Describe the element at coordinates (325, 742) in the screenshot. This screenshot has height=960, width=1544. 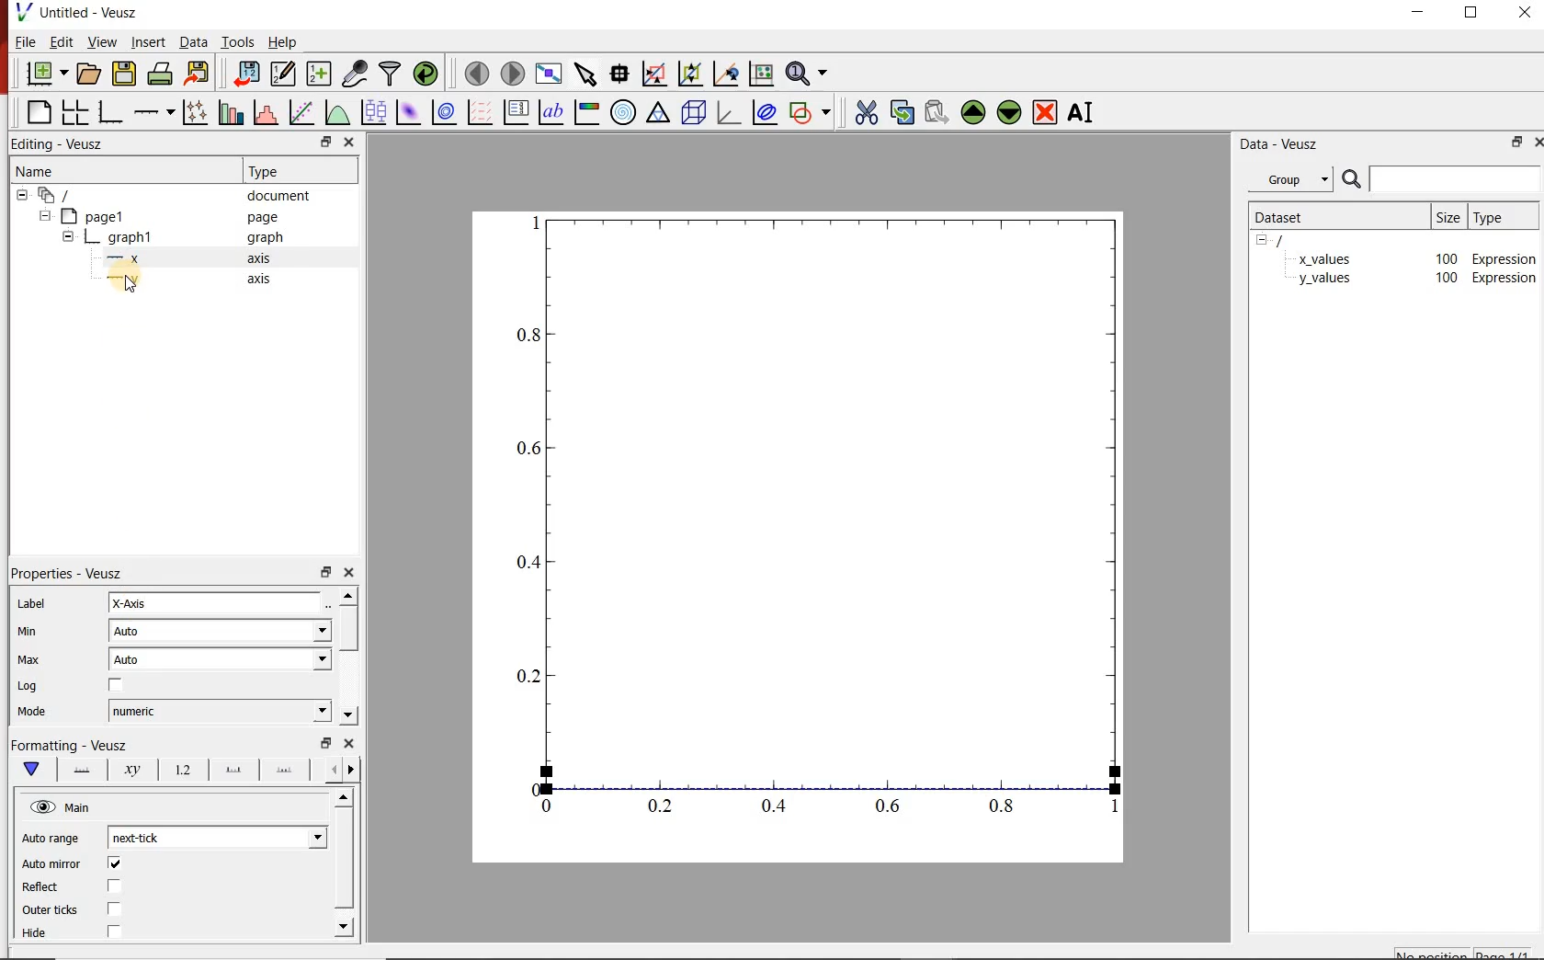
I see `restore down` at that location.